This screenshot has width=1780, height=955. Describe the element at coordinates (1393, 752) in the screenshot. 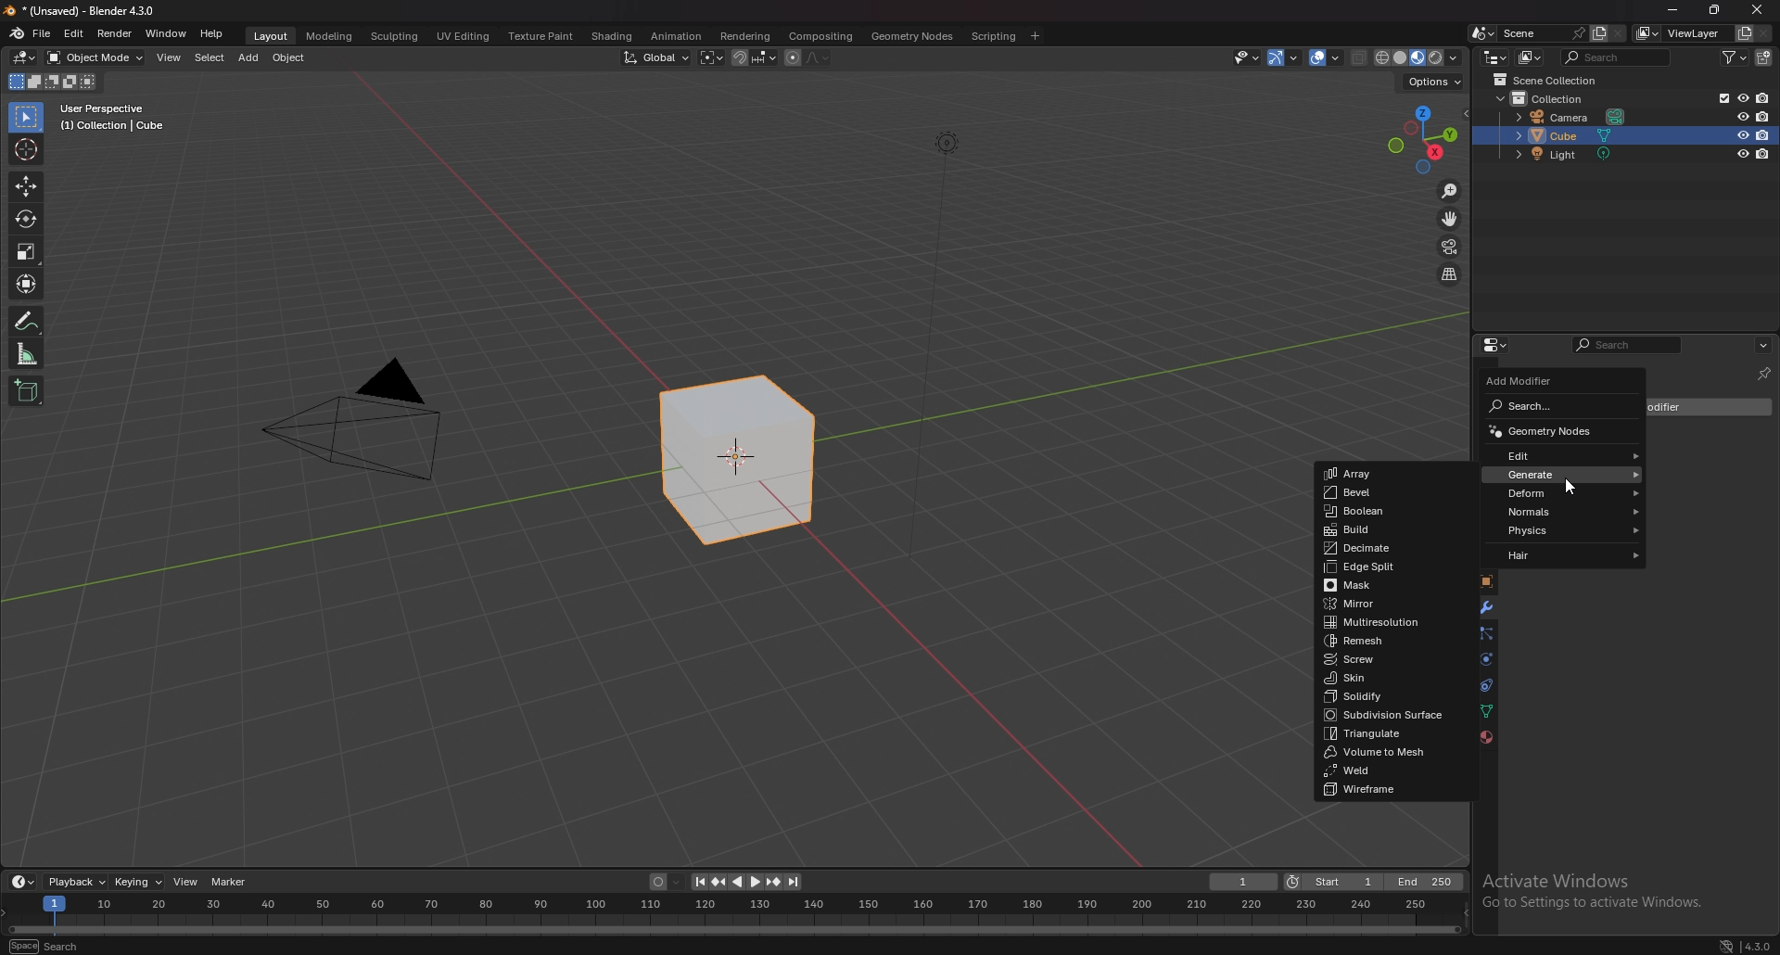

I see `volume to mesh` at that location.